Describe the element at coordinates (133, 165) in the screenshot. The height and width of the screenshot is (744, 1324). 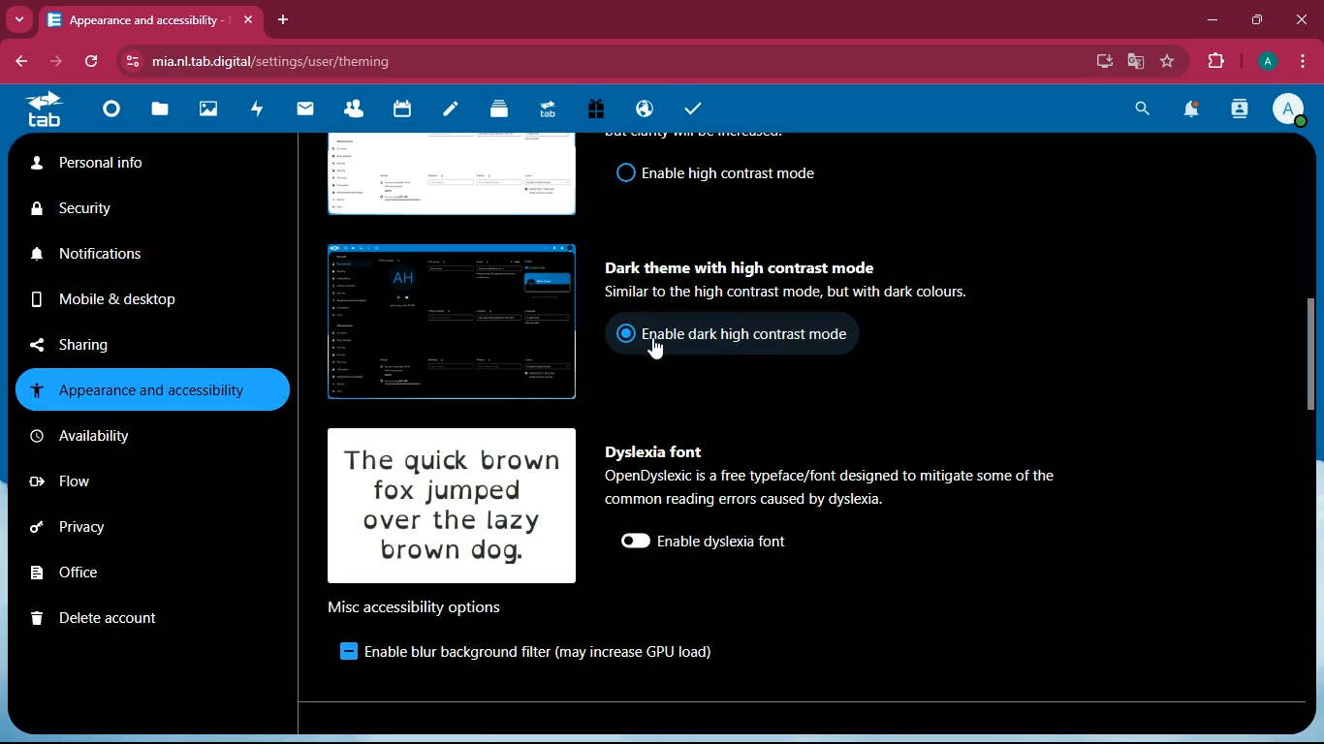
I see `personal info` at that location.